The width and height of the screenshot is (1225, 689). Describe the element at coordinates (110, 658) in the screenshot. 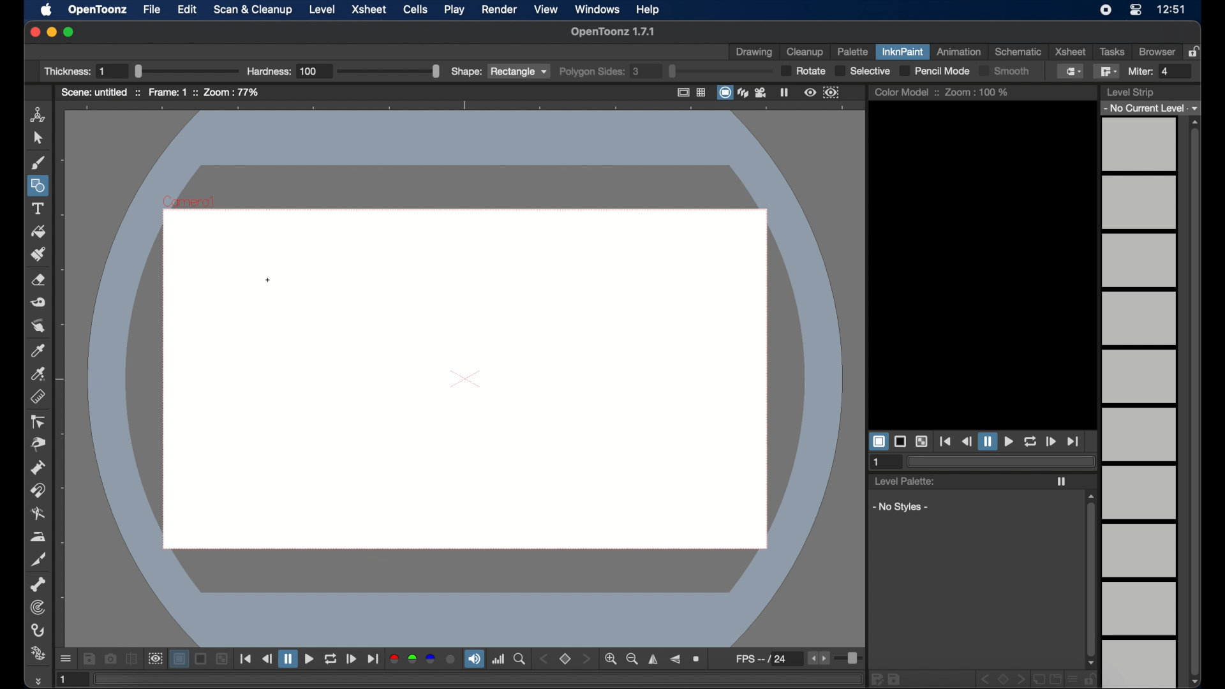

I see `snapshot` at that location.